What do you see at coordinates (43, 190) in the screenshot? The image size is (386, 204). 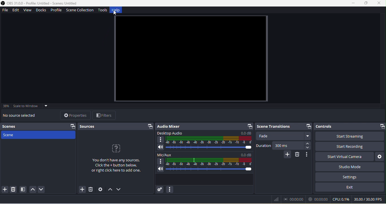 I see `down` at bounding box center [43, 190].